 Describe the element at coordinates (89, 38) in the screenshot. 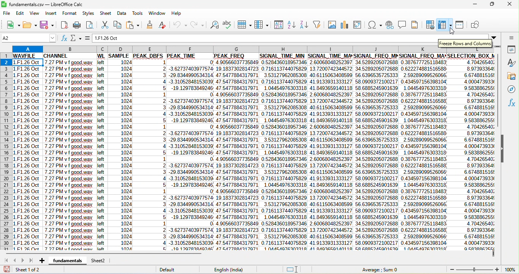

I see `formula` at that location.